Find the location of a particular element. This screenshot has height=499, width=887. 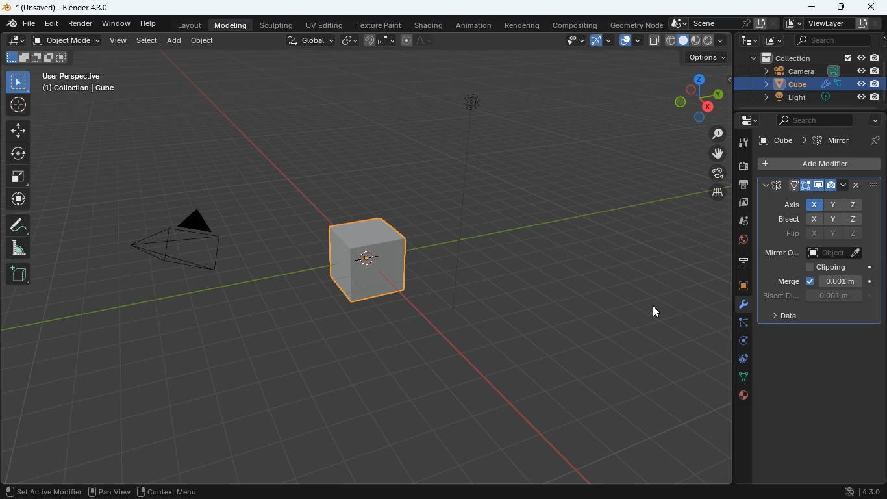

finder is located at coordinates (21, 25).